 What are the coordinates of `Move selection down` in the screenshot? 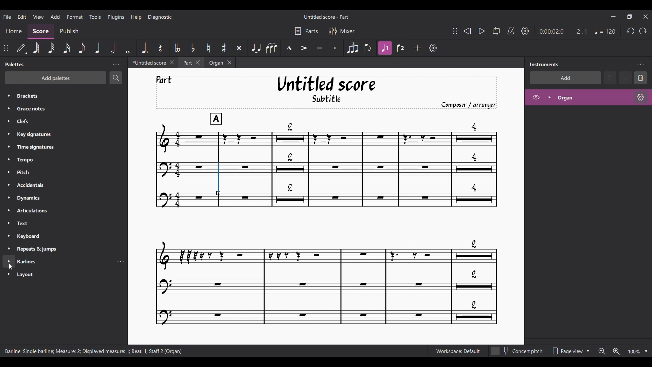 It's located at (625, 78).